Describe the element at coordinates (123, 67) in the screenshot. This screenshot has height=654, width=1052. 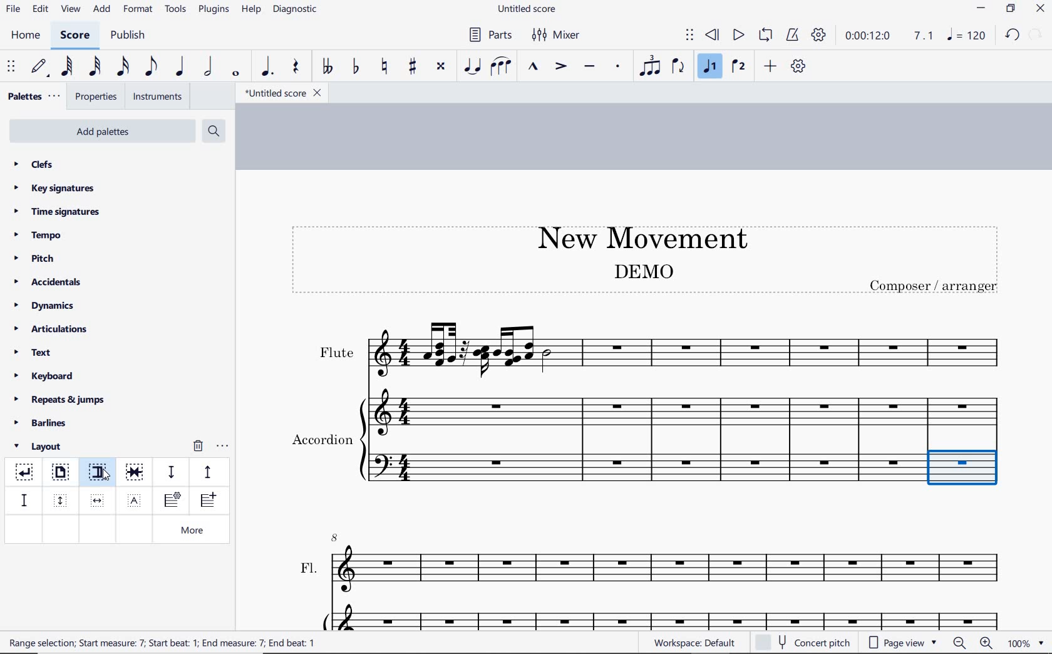
I see `16th note` at that location.